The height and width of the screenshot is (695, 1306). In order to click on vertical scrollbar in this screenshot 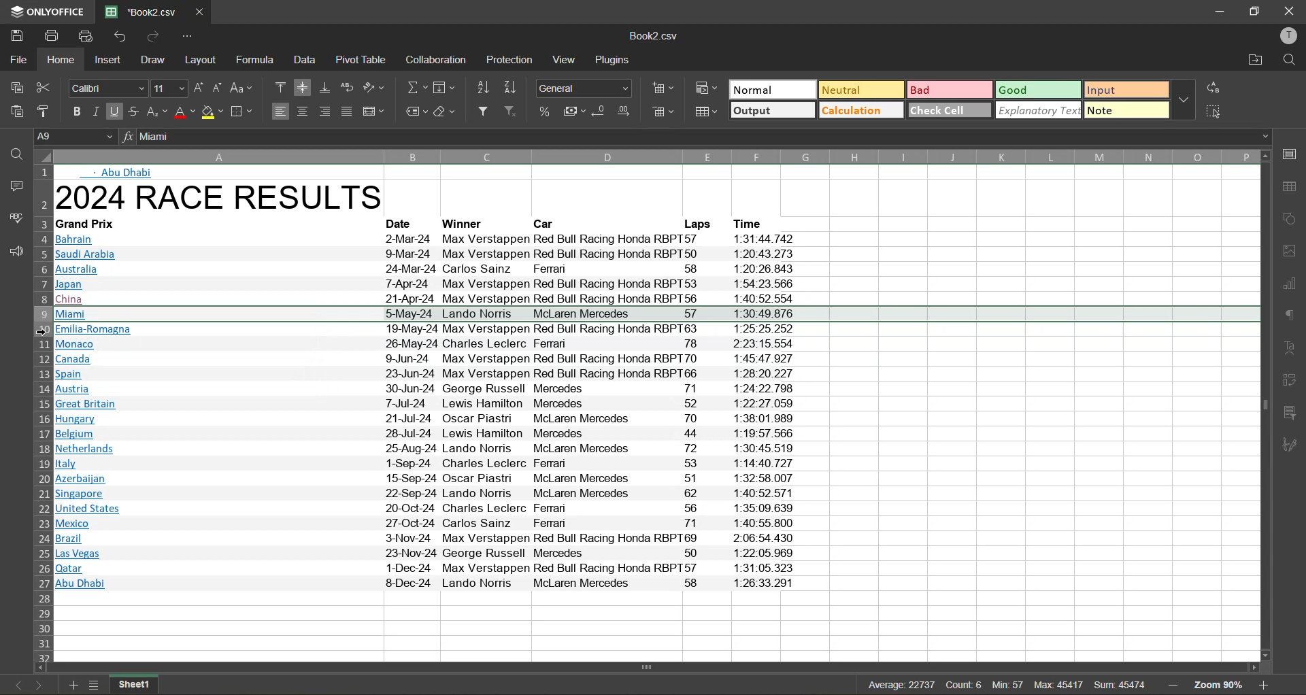, I will do `click(1265, 407)`.